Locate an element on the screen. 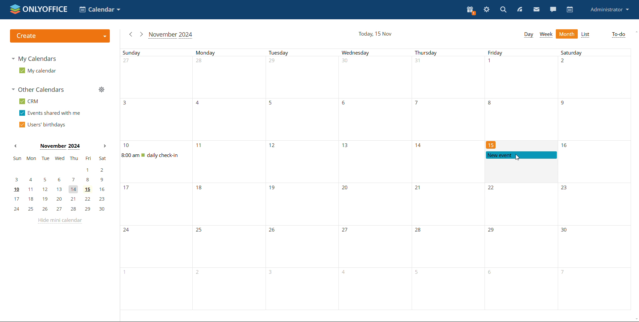  Number is located at coordinates (126, 189).